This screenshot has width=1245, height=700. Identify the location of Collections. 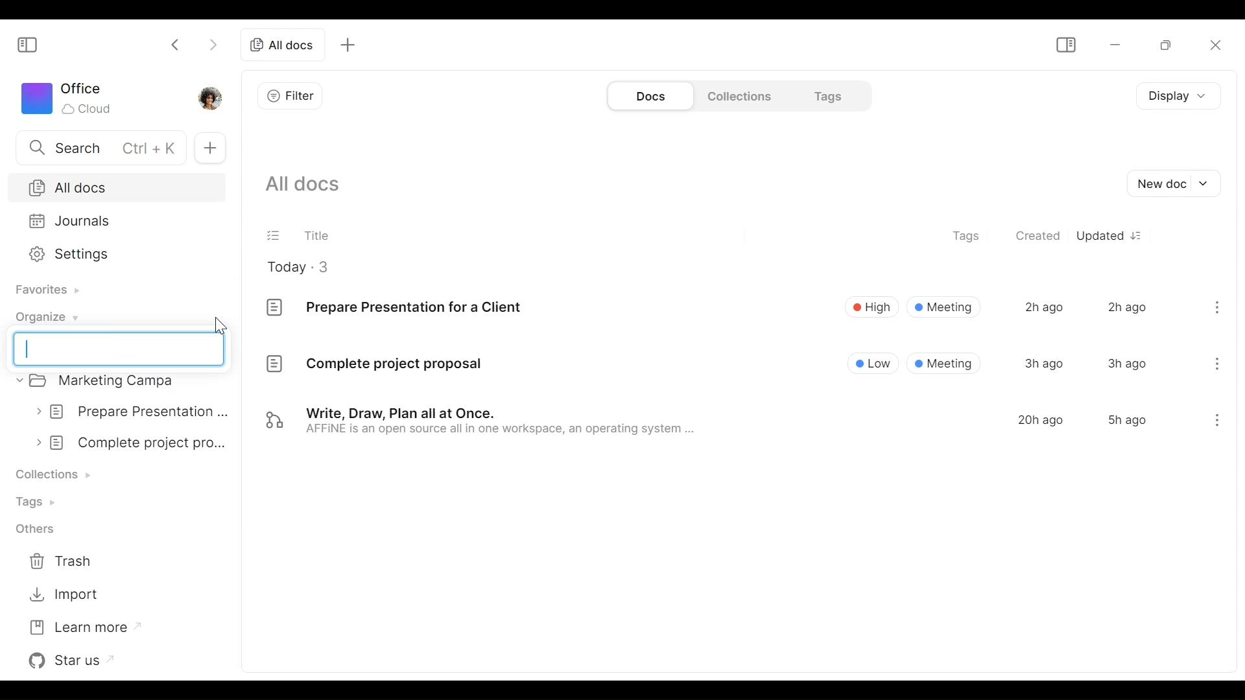
(738, 95).